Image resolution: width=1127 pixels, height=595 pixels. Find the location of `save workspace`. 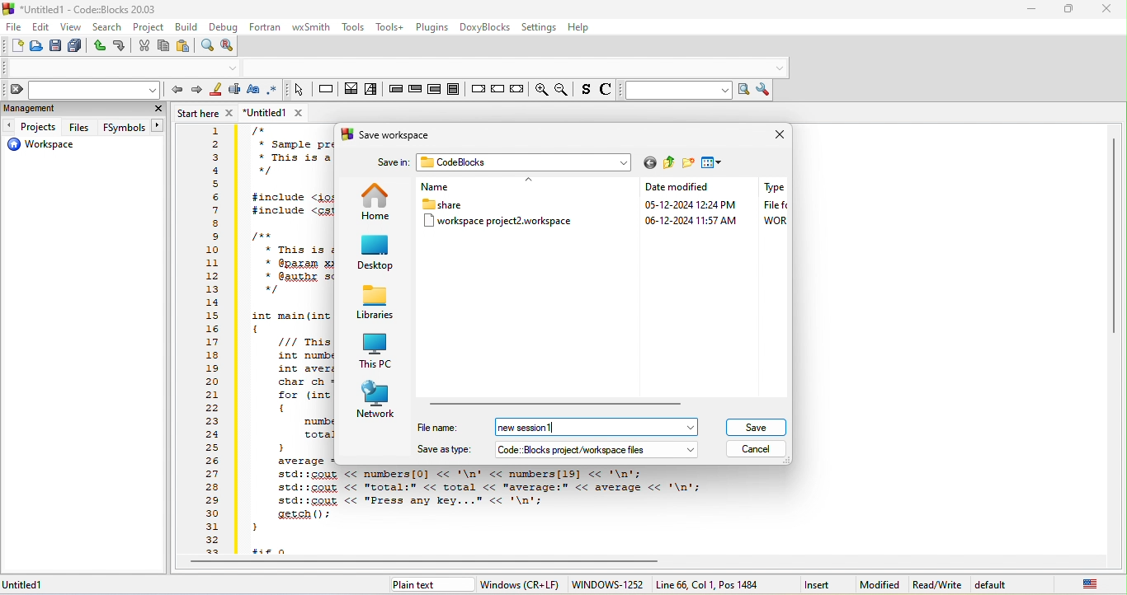

save workspace is located at coordinates (389, 137).